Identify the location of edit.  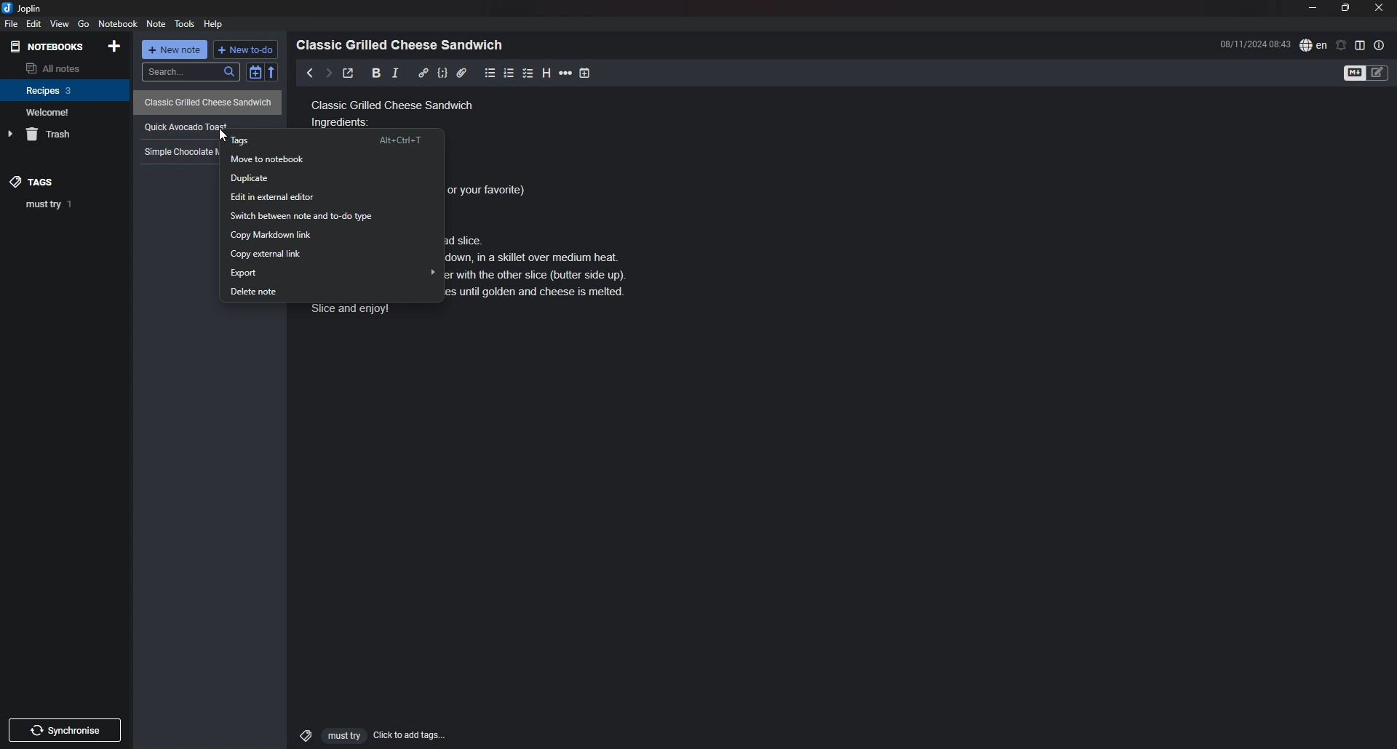
(33, 24).